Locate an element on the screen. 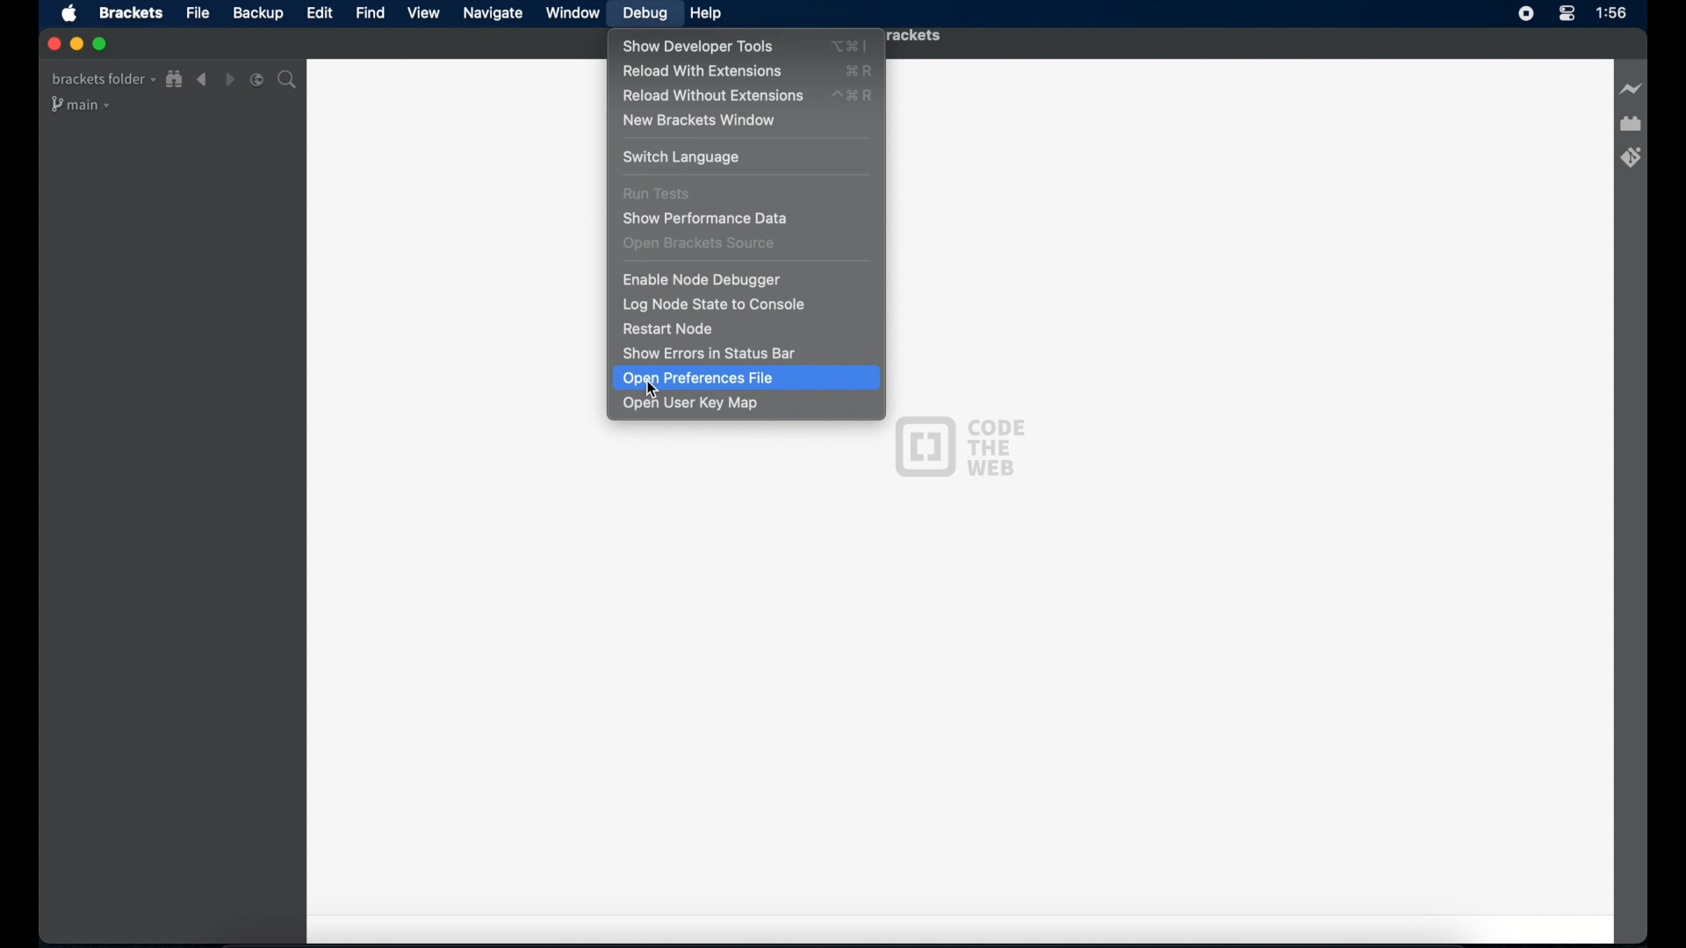  switch language is located at coordinates (681, 158).